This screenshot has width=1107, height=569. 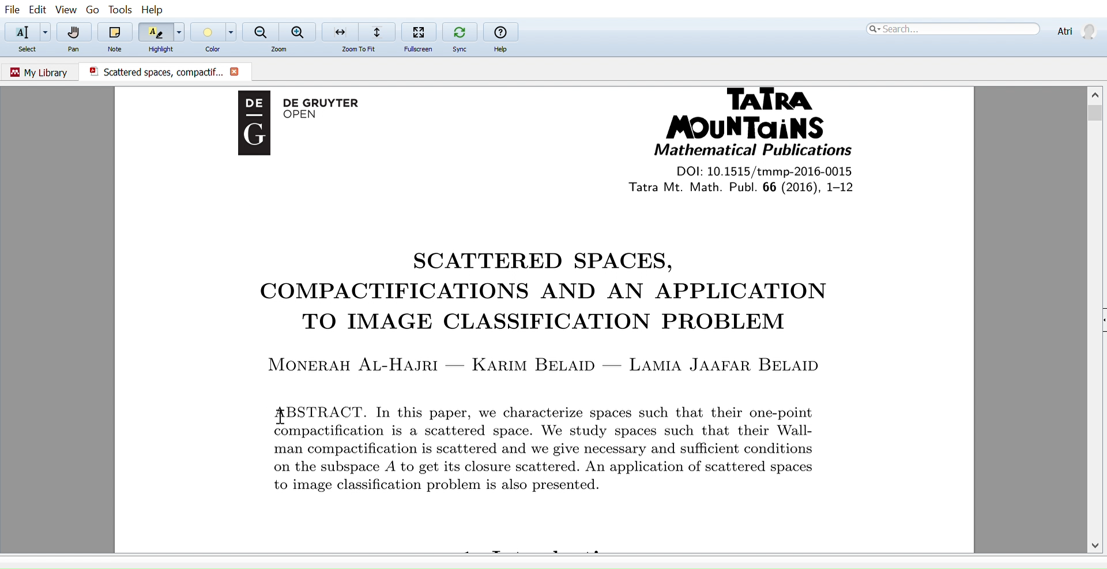 I want to click on Cursor, so click(x=282, y=415).